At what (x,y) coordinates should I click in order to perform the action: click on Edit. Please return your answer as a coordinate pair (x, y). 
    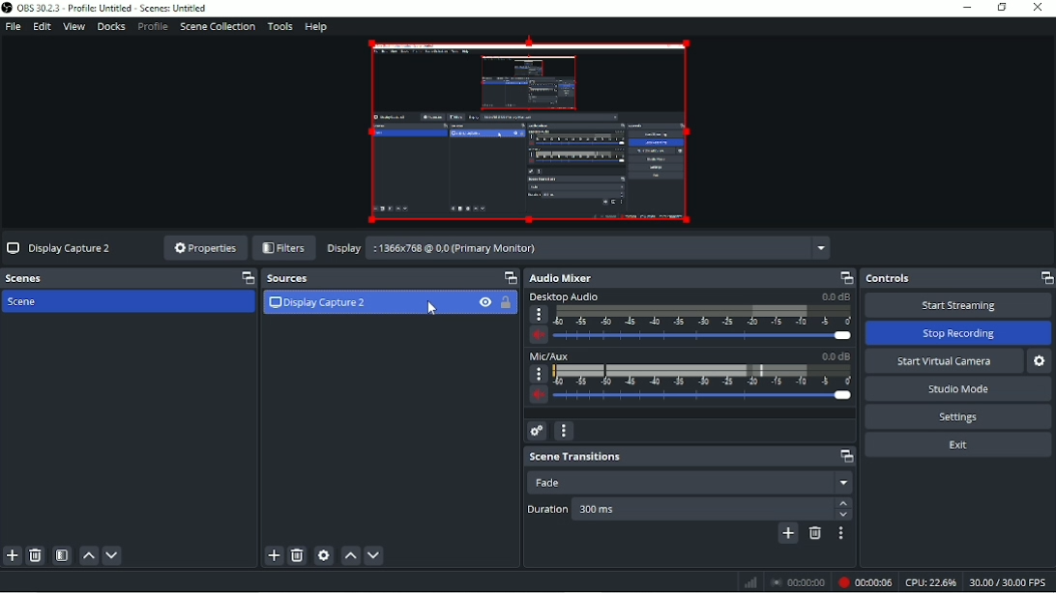
    Looking at the image, I should click on (42, 27).